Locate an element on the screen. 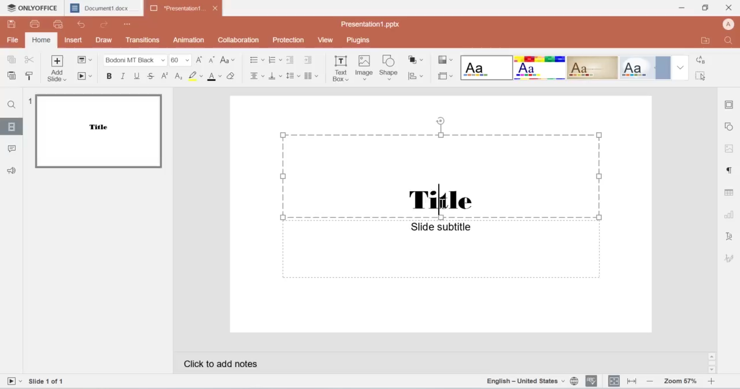 The width and height of the screenshot is (740, 389). numbered list is located at coordinates (276, 59).